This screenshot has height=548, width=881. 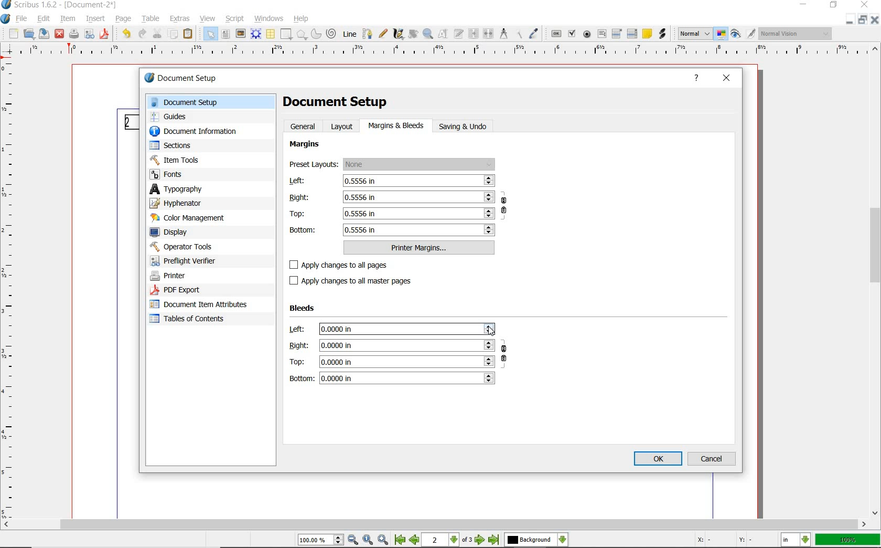 What do you see at coordinates (535, 33) in the screenshot?
I see `eye dropper` at bounding box center [535, 33].